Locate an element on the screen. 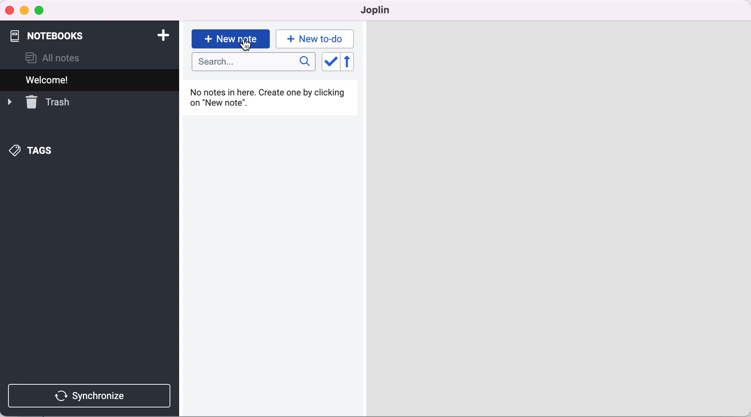 The height and width of the screenshot is (417, 751). close is located at coordinates (10, 10).